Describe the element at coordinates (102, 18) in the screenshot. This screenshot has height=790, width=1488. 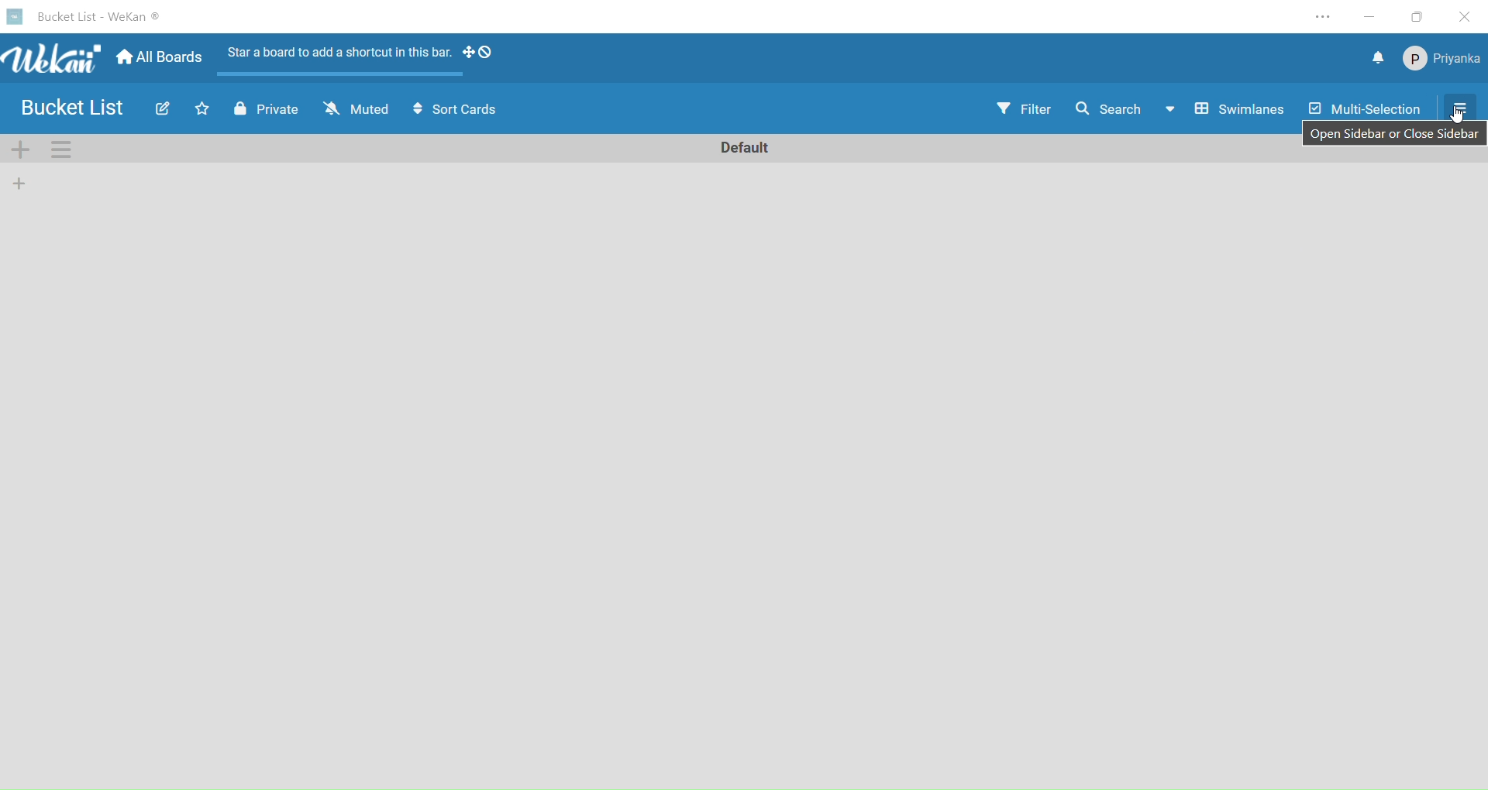
I see `board name` at that location.